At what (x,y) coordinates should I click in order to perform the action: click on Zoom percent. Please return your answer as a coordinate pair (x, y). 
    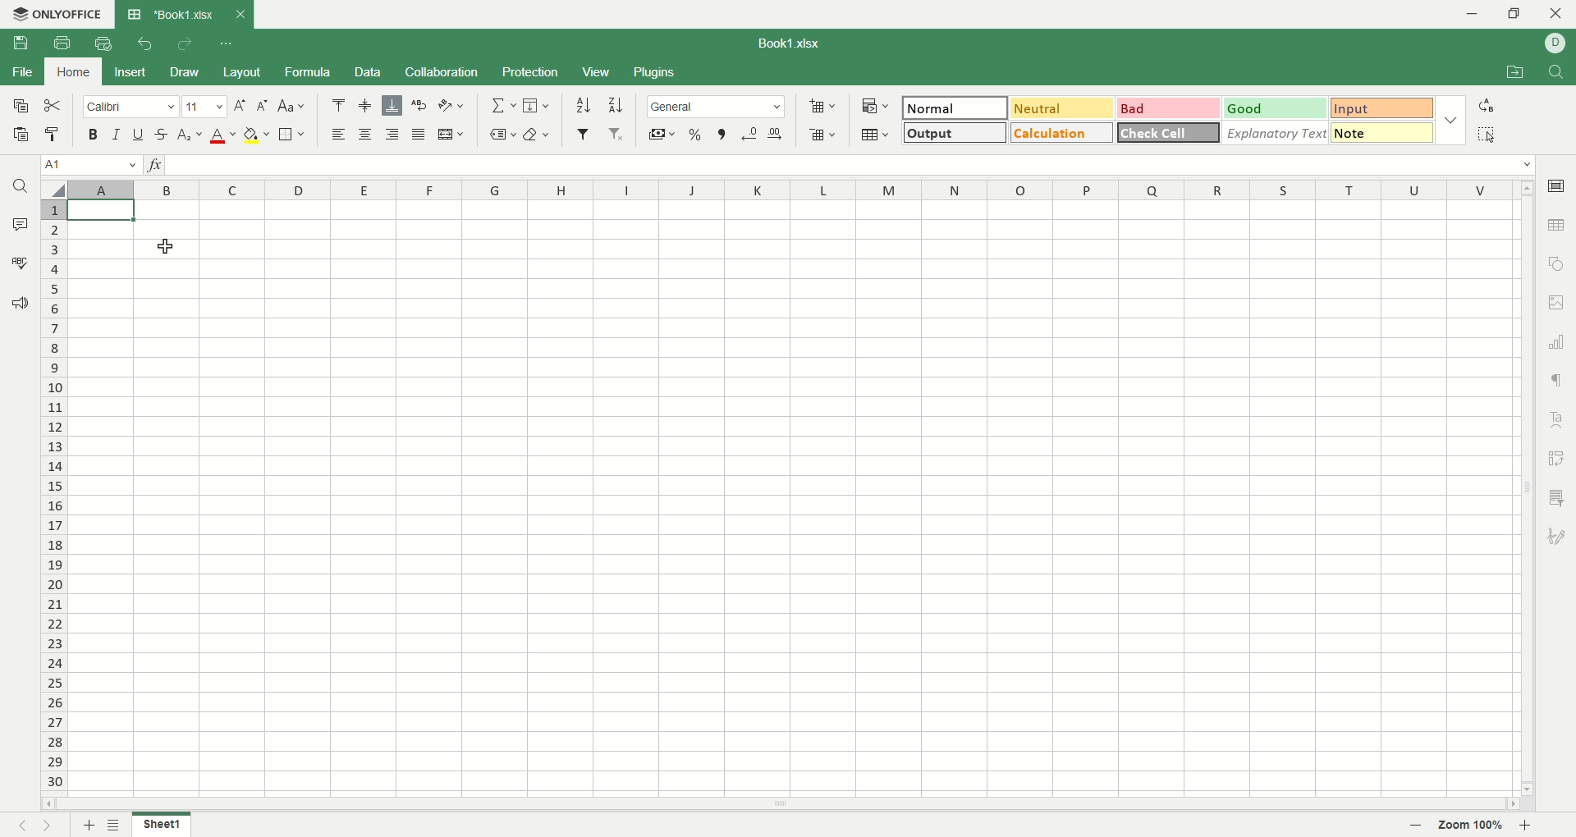
    Looking at the image, I should click on (1471, 826).